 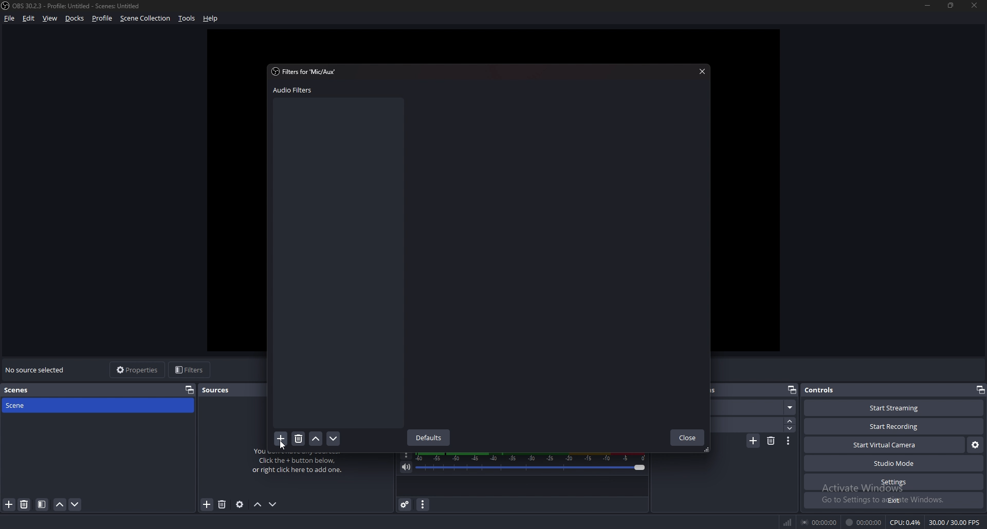 What do you see at coordinates (273, 504) in the screenshot?
I see `move source down` at bounding box center [273, 504].